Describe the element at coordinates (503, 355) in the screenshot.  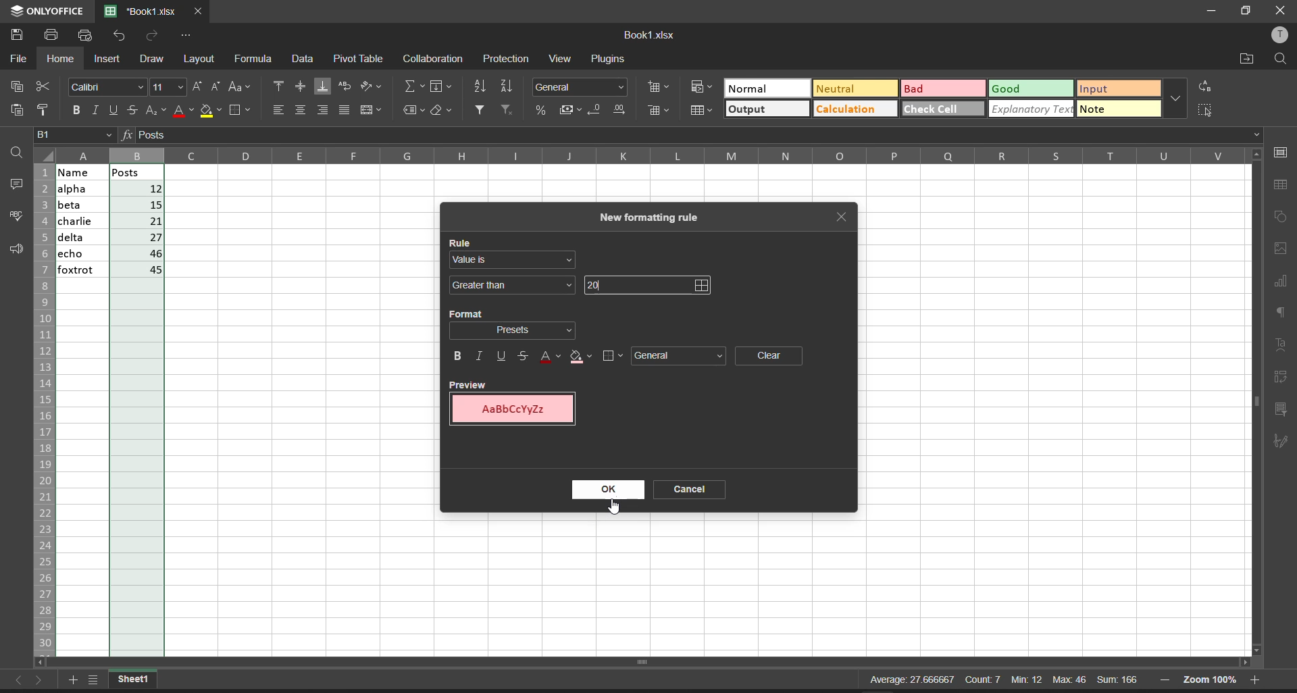
I see `underline` at that location.